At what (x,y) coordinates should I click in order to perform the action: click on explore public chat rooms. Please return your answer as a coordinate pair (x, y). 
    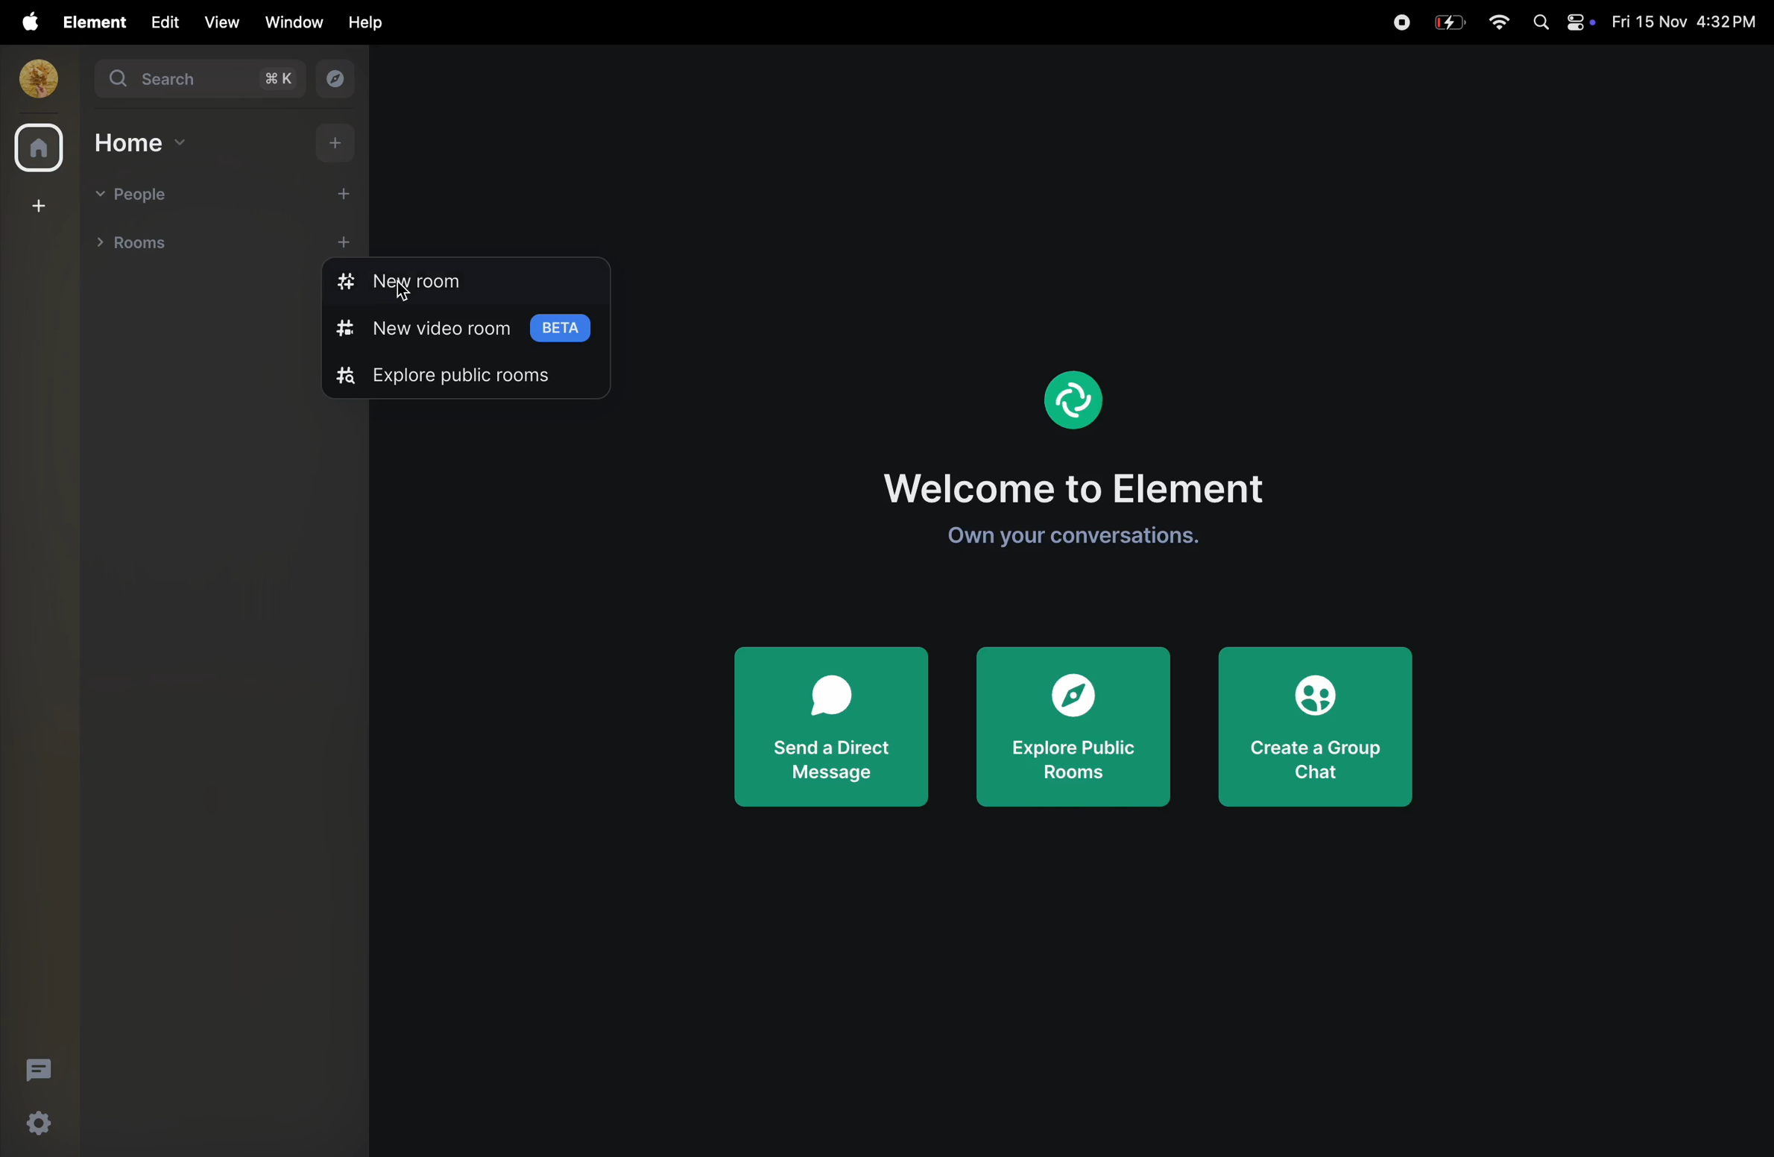
    Looking at the image, I should click on (1076, 728).